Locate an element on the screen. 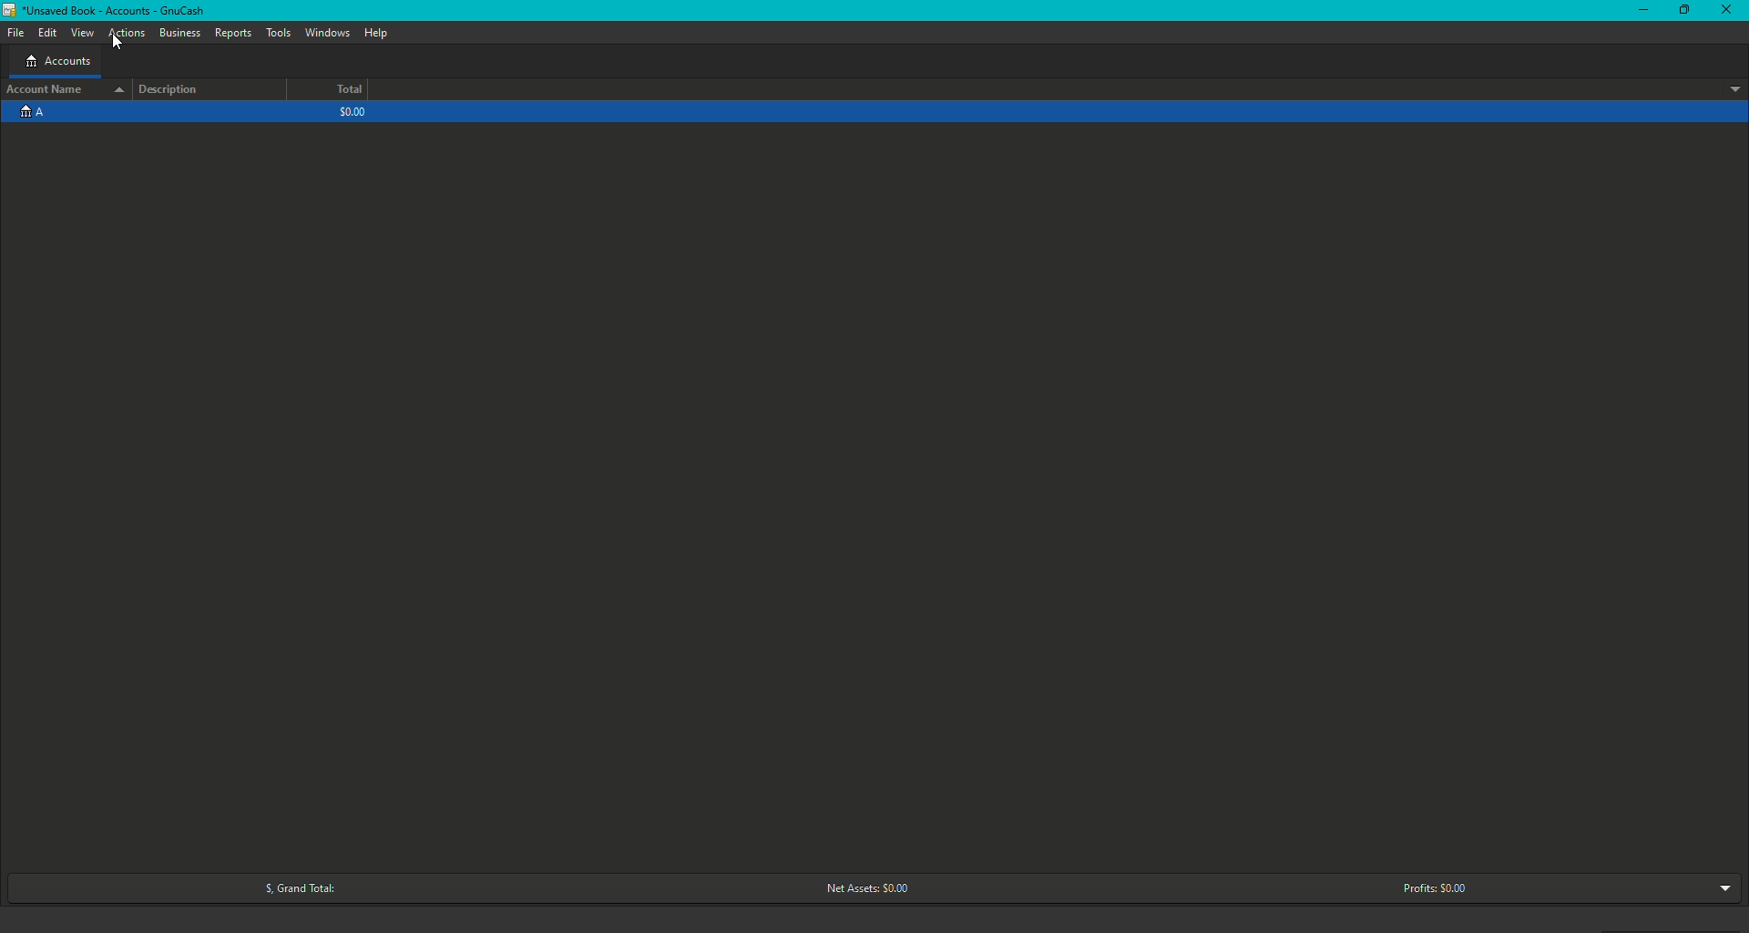 The height and width of the screenshot is (933, 1749). Grand Total is located at coordinates (290, 888).